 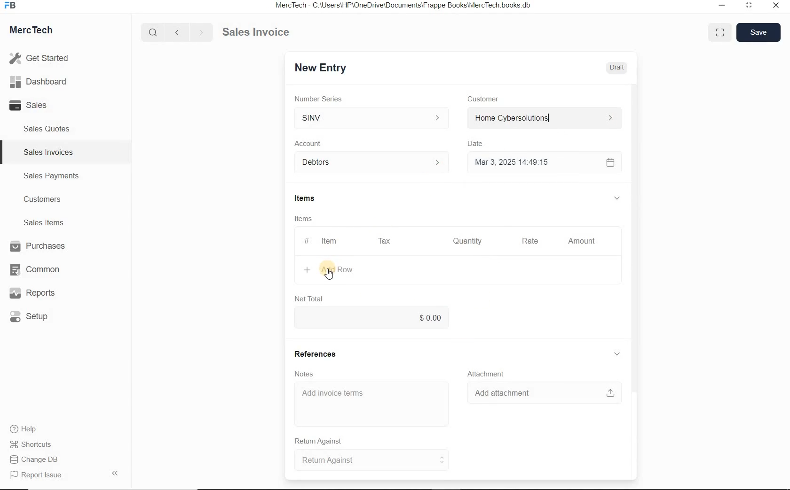 I want to click on Items, so click(x=305, y=220).